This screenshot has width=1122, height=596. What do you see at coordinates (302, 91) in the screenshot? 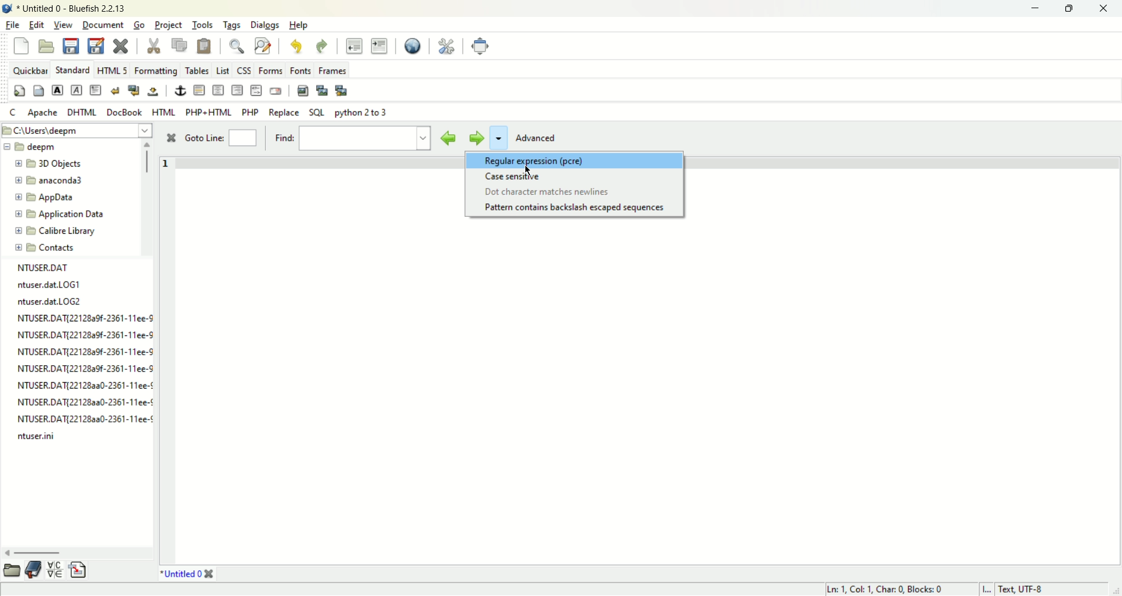
I see `insert image` at bounding box center [302, 91].